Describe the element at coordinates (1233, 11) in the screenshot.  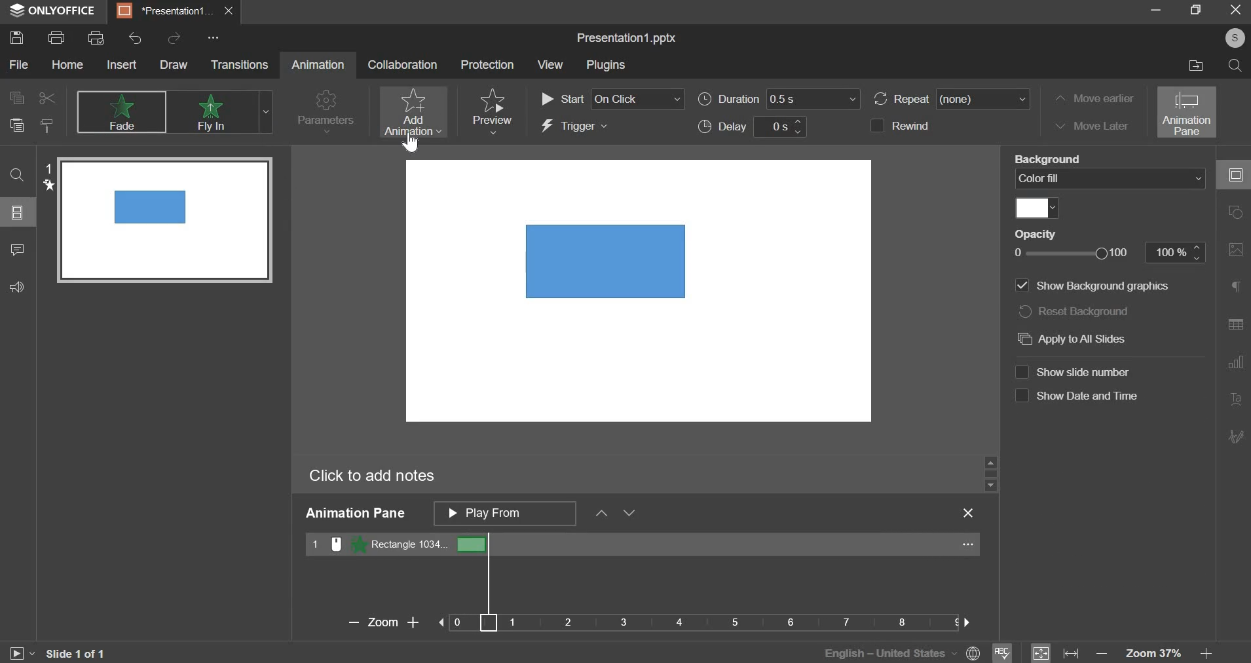
I see `exit` at that location.